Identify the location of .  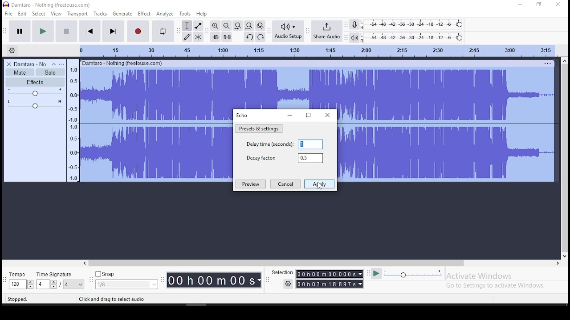
(269, 31).